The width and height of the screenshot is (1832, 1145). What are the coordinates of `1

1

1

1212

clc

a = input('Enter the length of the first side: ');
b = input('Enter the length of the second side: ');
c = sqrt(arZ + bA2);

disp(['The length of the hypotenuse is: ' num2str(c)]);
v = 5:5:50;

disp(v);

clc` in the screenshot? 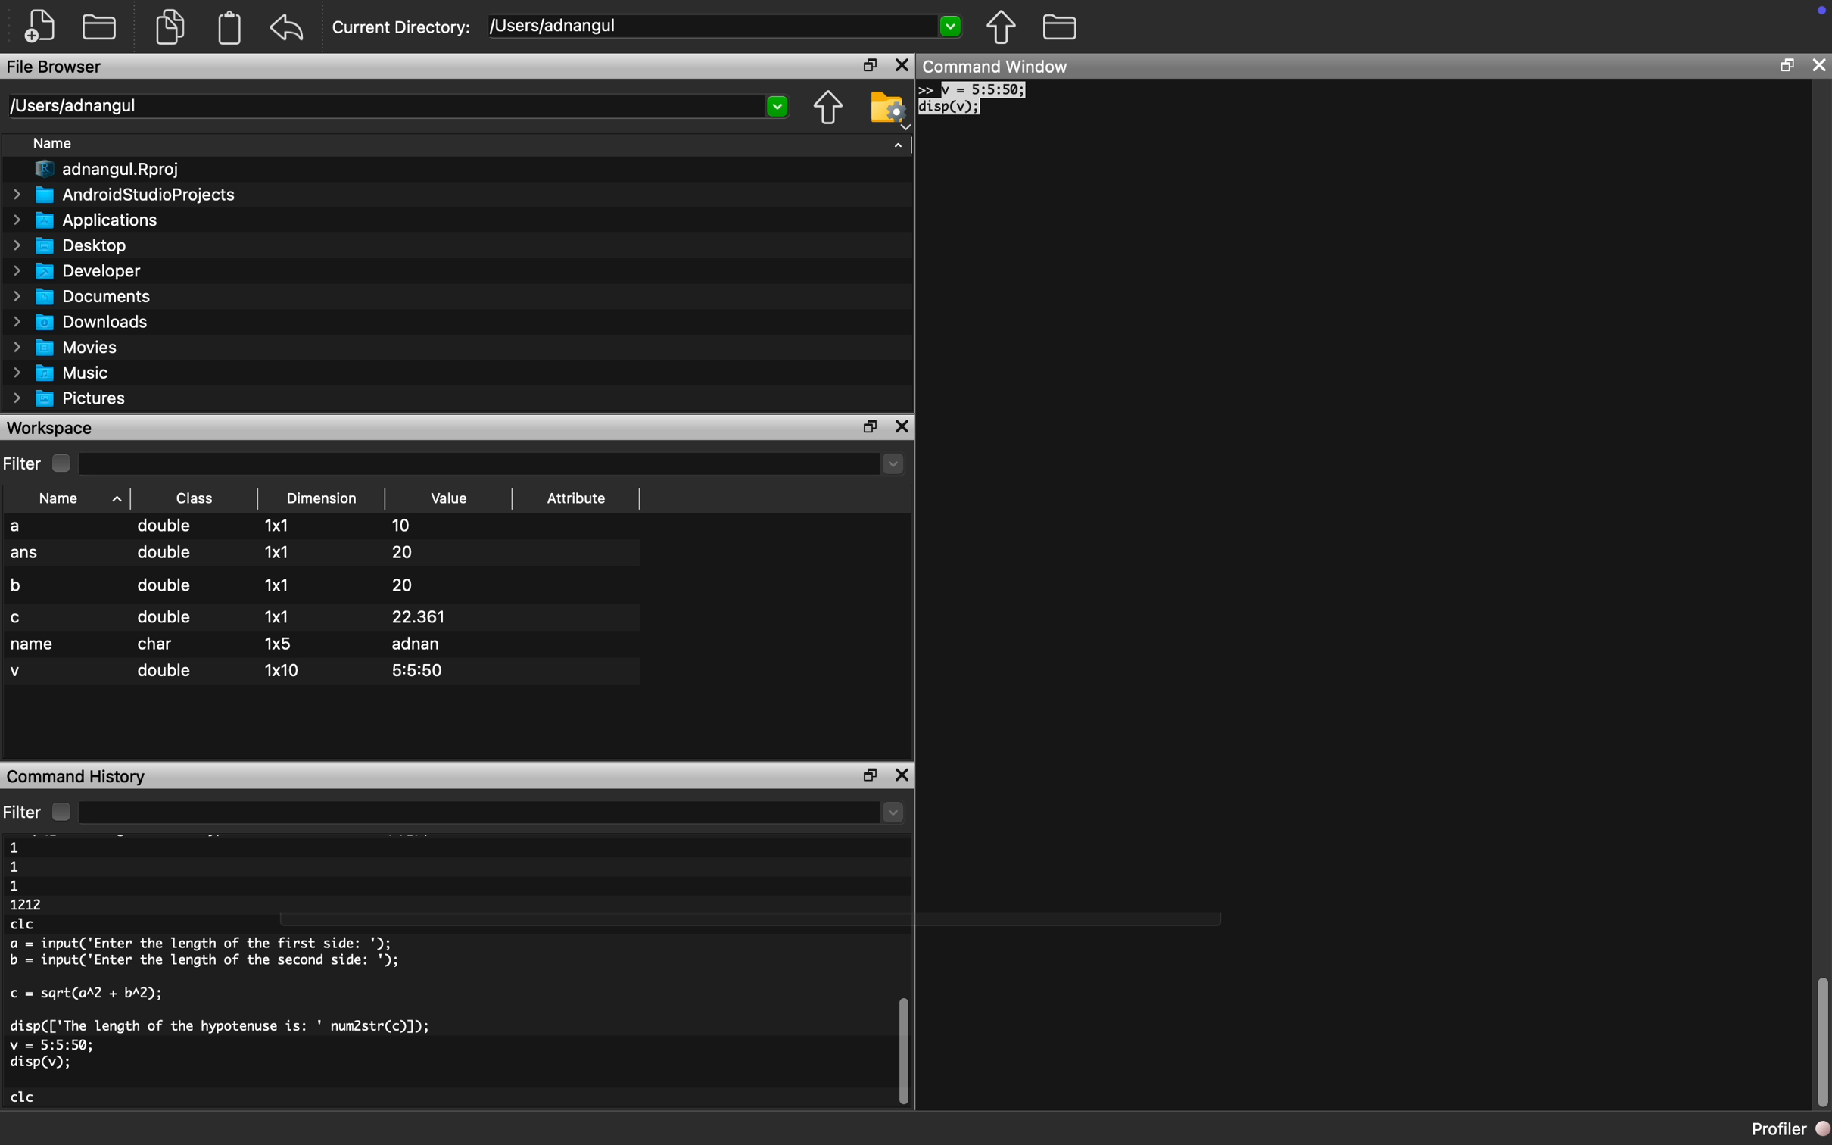 It's located at (222, 974).